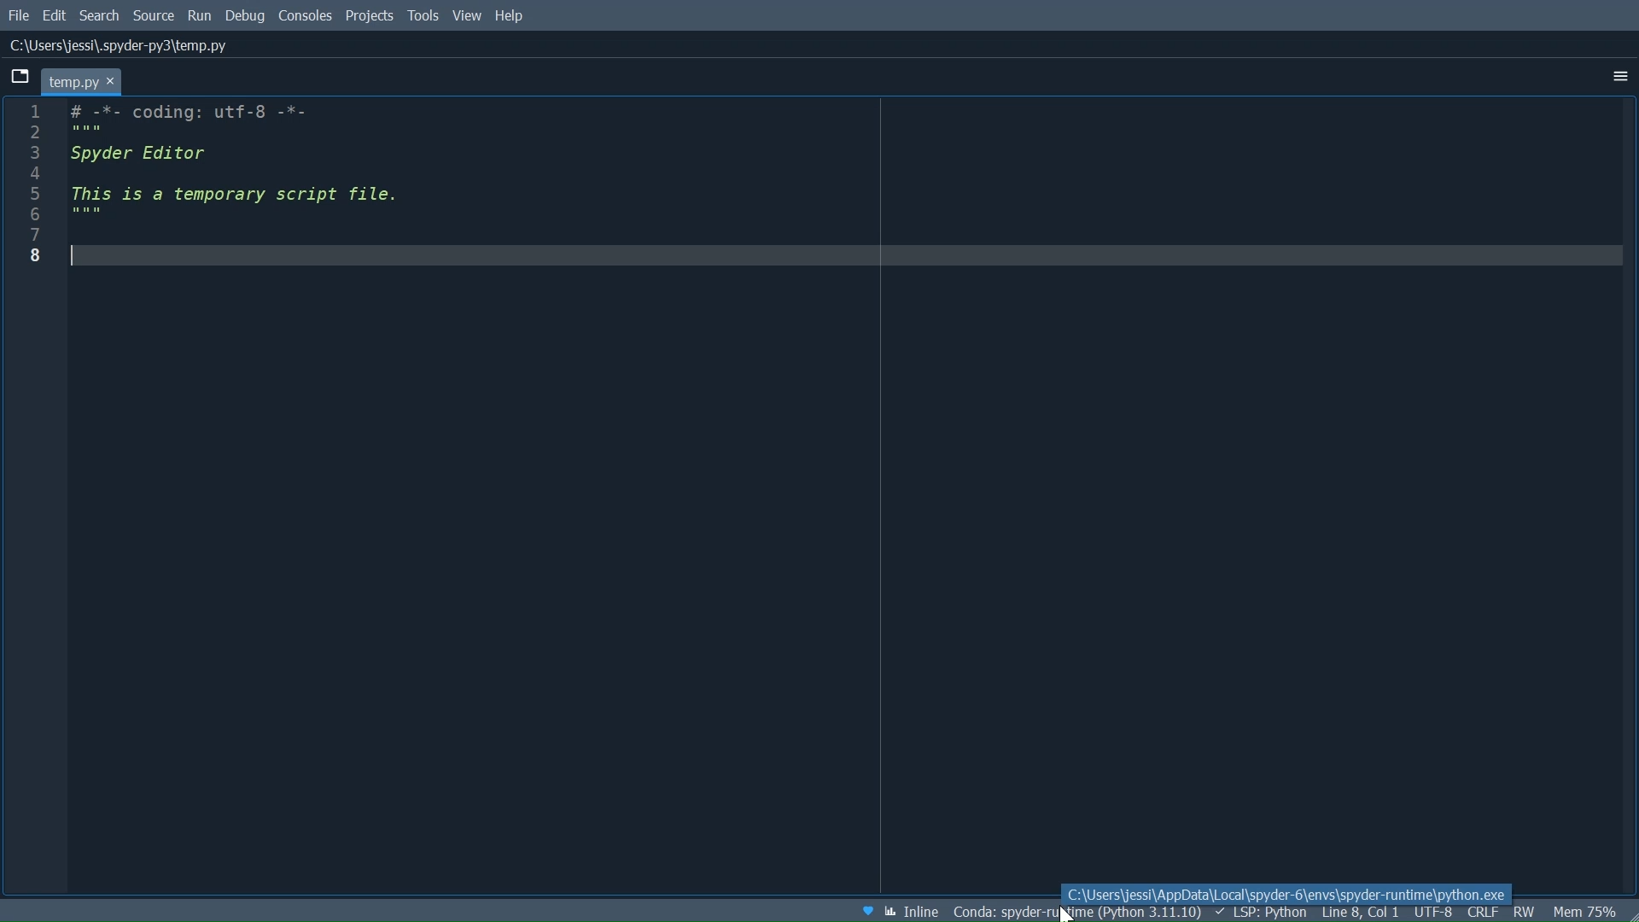 This screenshot has height=922, width=1639. What do you see at coordinates (305, 15) in the screenshot?
I see `Consoles` at bounding box center [305, 15].